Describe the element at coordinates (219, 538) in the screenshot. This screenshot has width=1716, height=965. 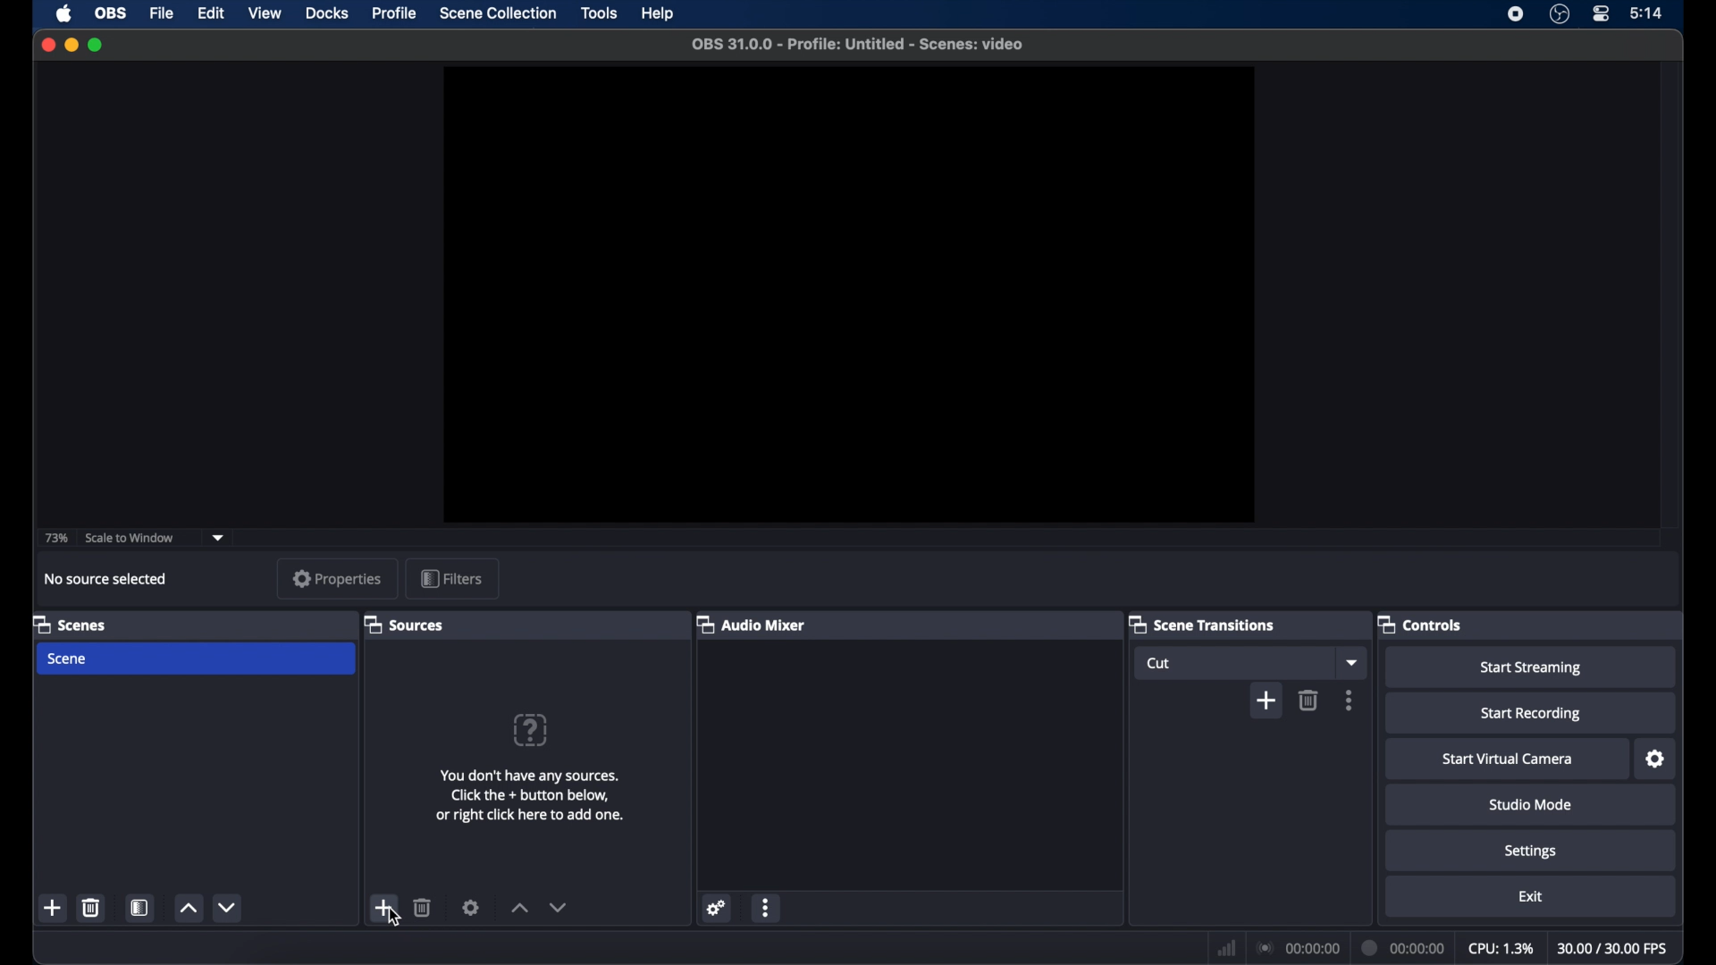
I see `dropdown` at that location.